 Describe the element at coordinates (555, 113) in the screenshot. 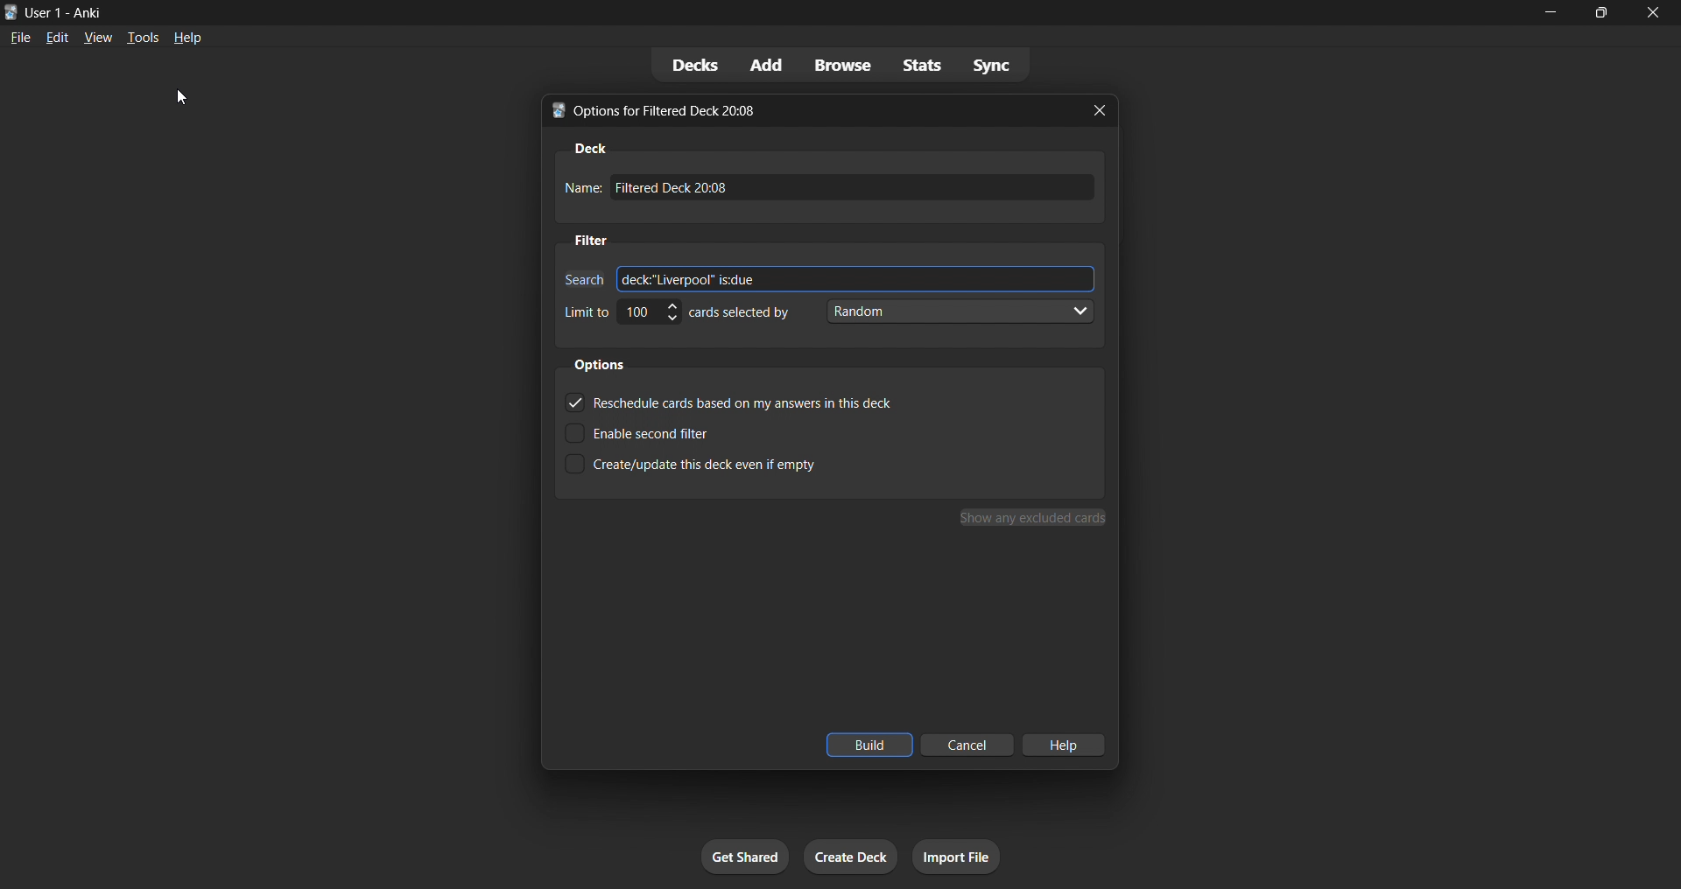

I see `Anki Desktop icon` at that location.